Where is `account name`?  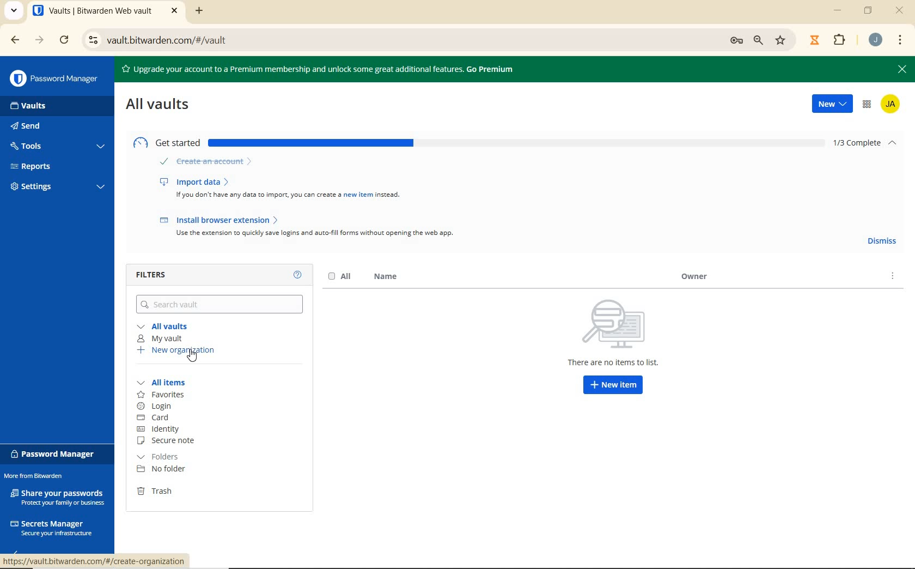
account name is located at coordinates (875, 40).